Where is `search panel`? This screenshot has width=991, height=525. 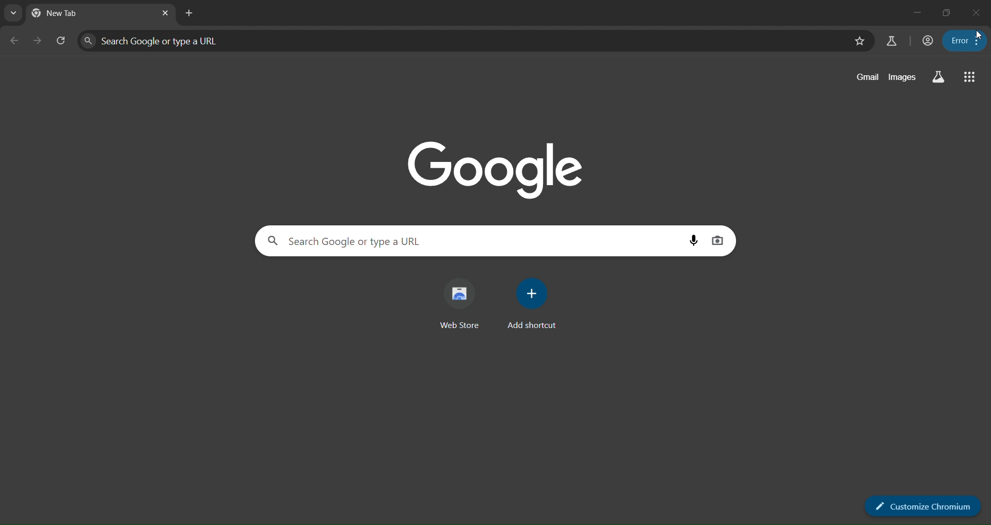
search panel is located at coordinates (476, 240).